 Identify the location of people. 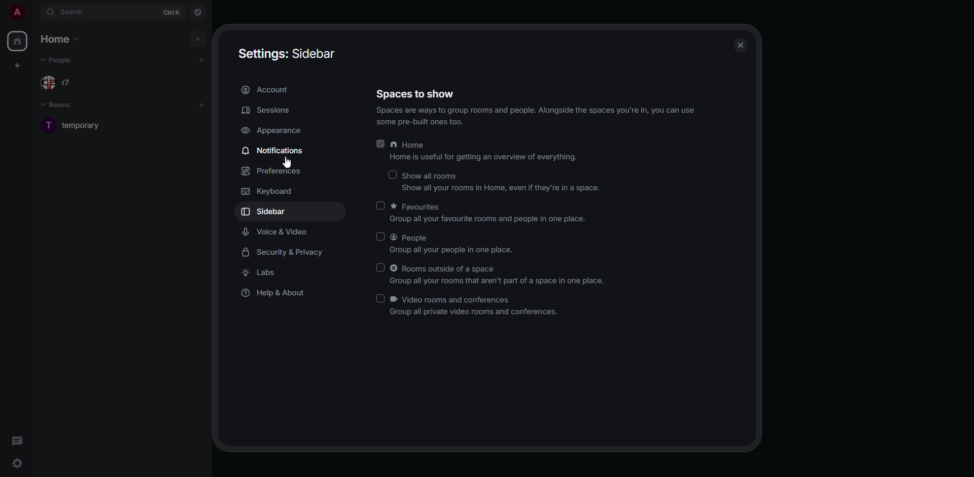
(61, 62).